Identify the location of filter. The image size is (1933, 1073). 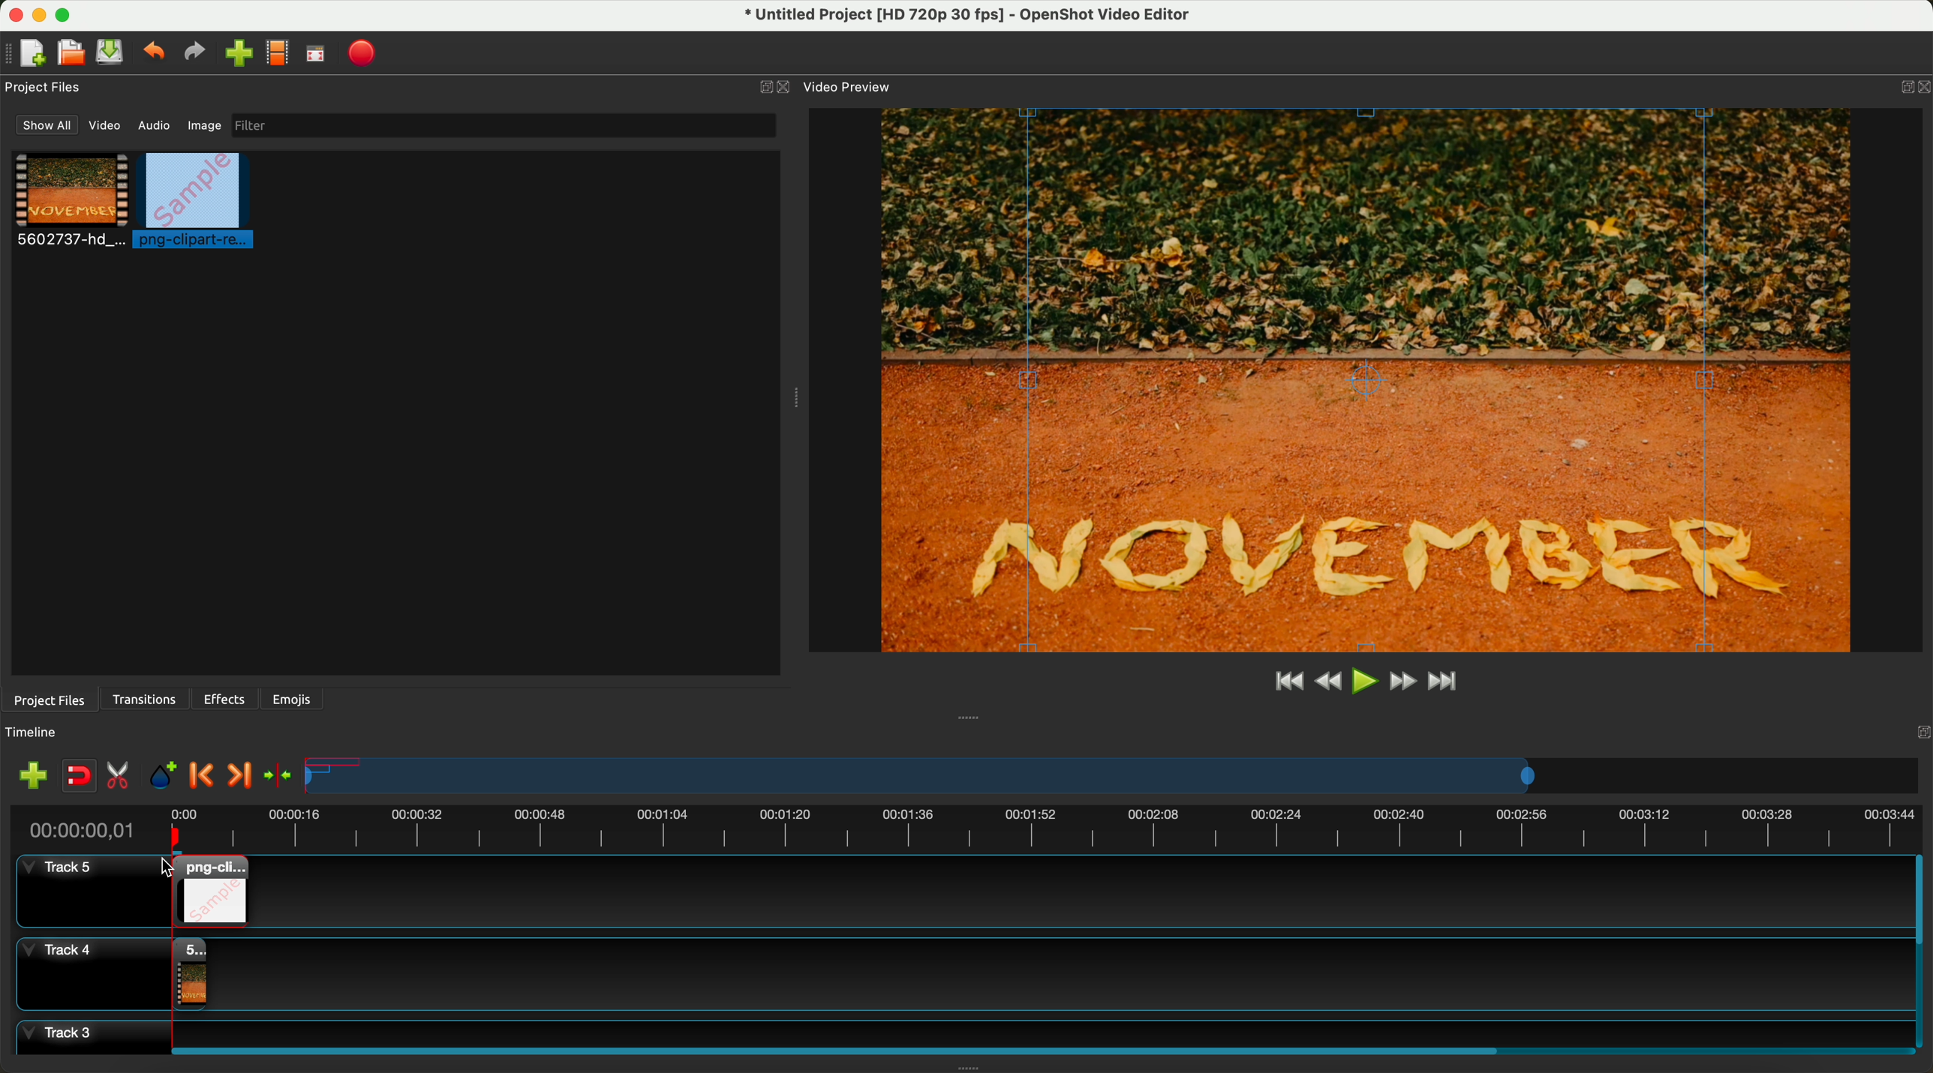
(500, 125).